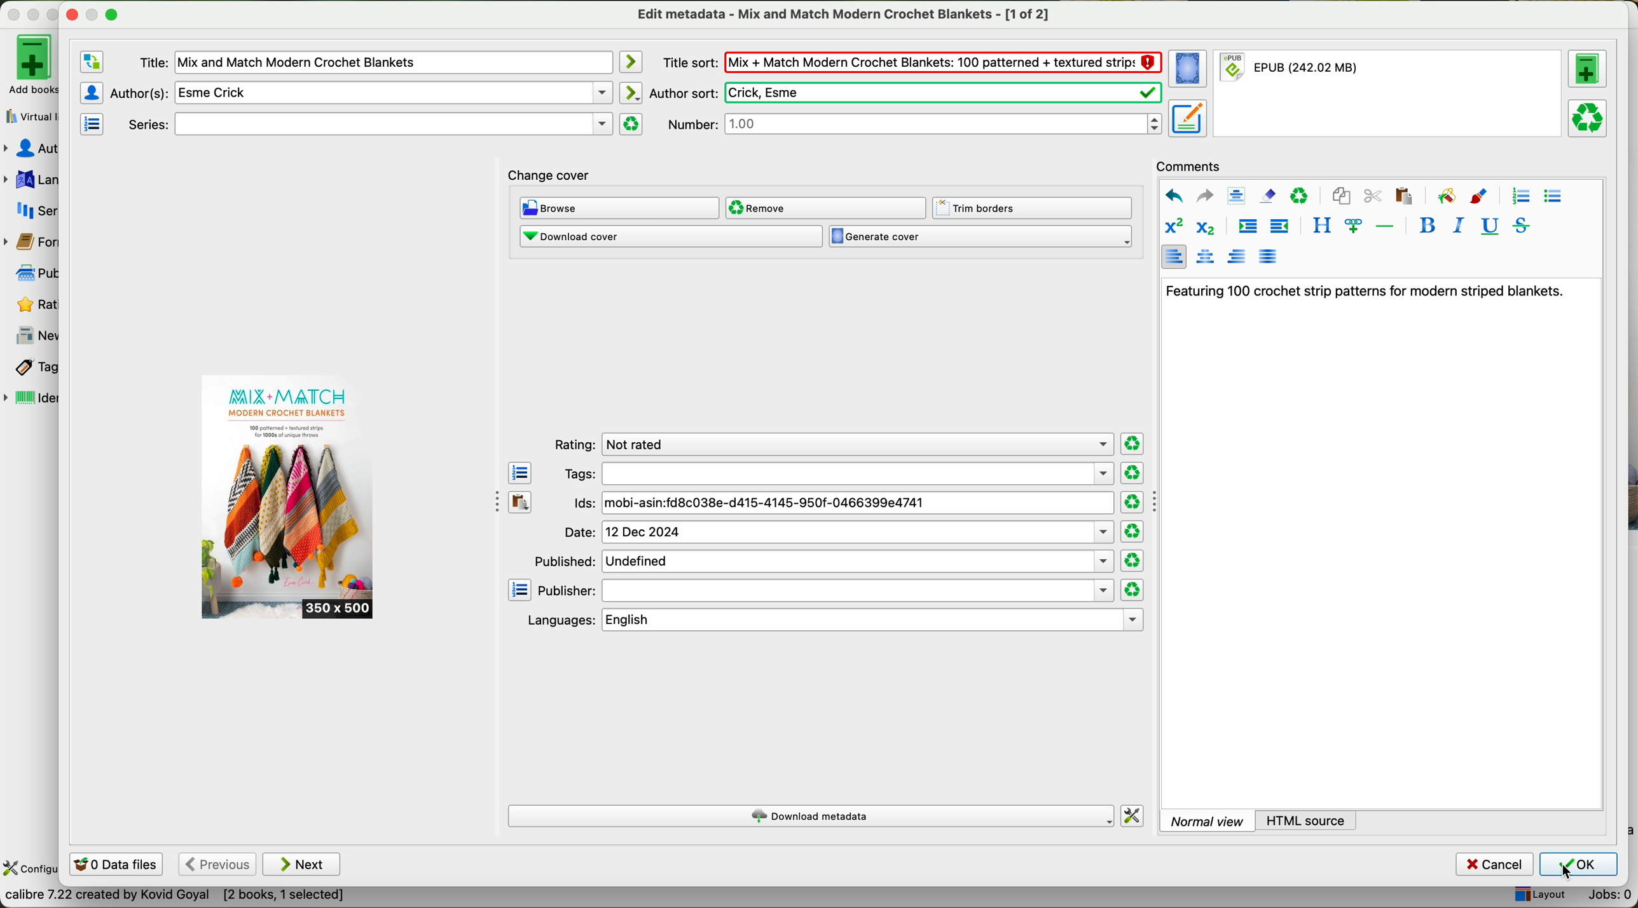 The height and width of the screenshot is (908, 1638). What do you see at coordinates (29, 112) in the screenshot?
I see `virtual library` at bounding box center [29, 112].